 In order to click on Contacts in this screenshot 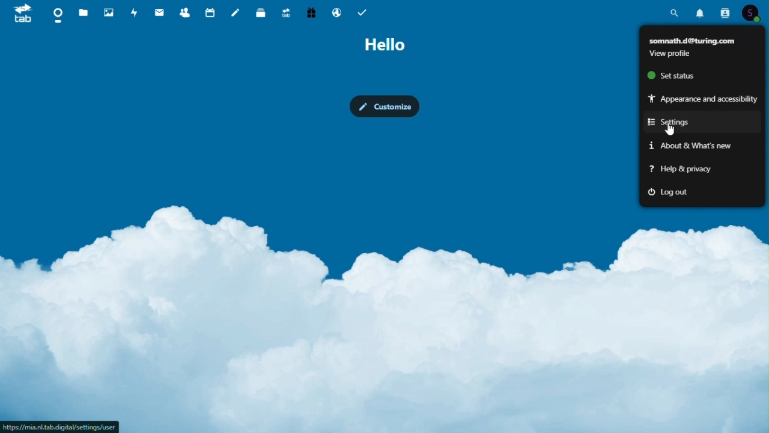, I will do `click(725, 11)`.